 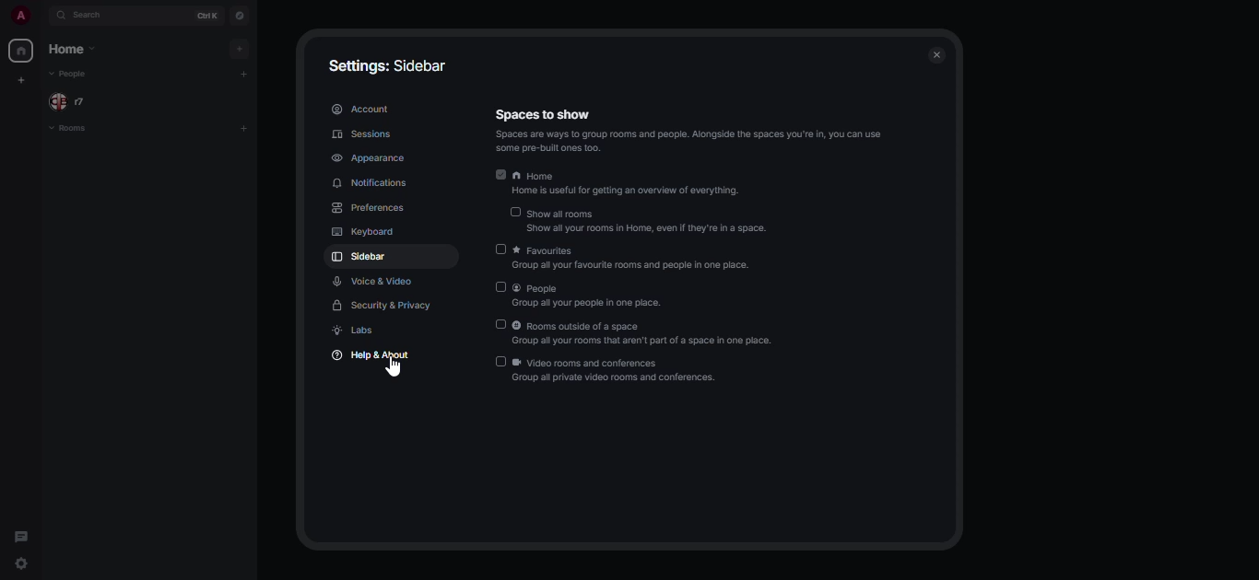 I want to click on disabled, so click(x=501, y=249).